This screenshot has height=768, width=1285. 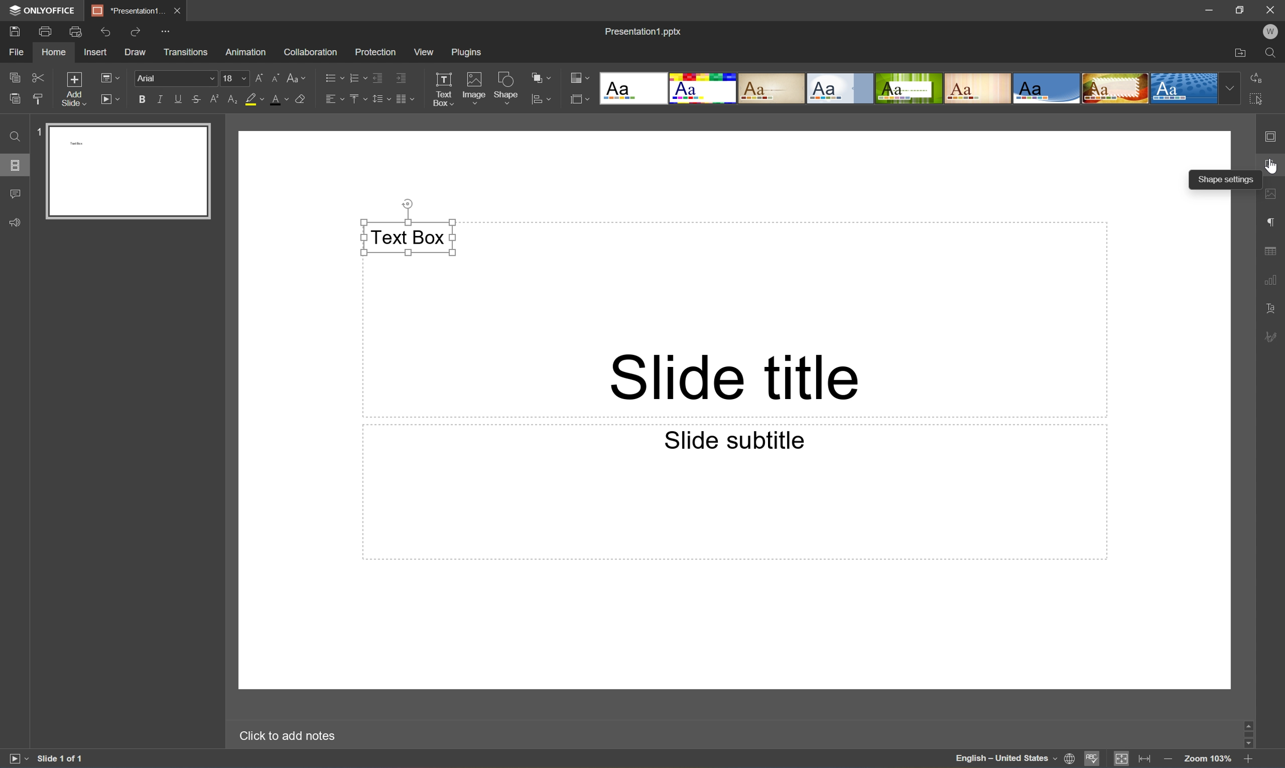 What do you see at coordinates (401, 78) in the screenshot?
I see `Increase indent` at bounding box center [401, 78].